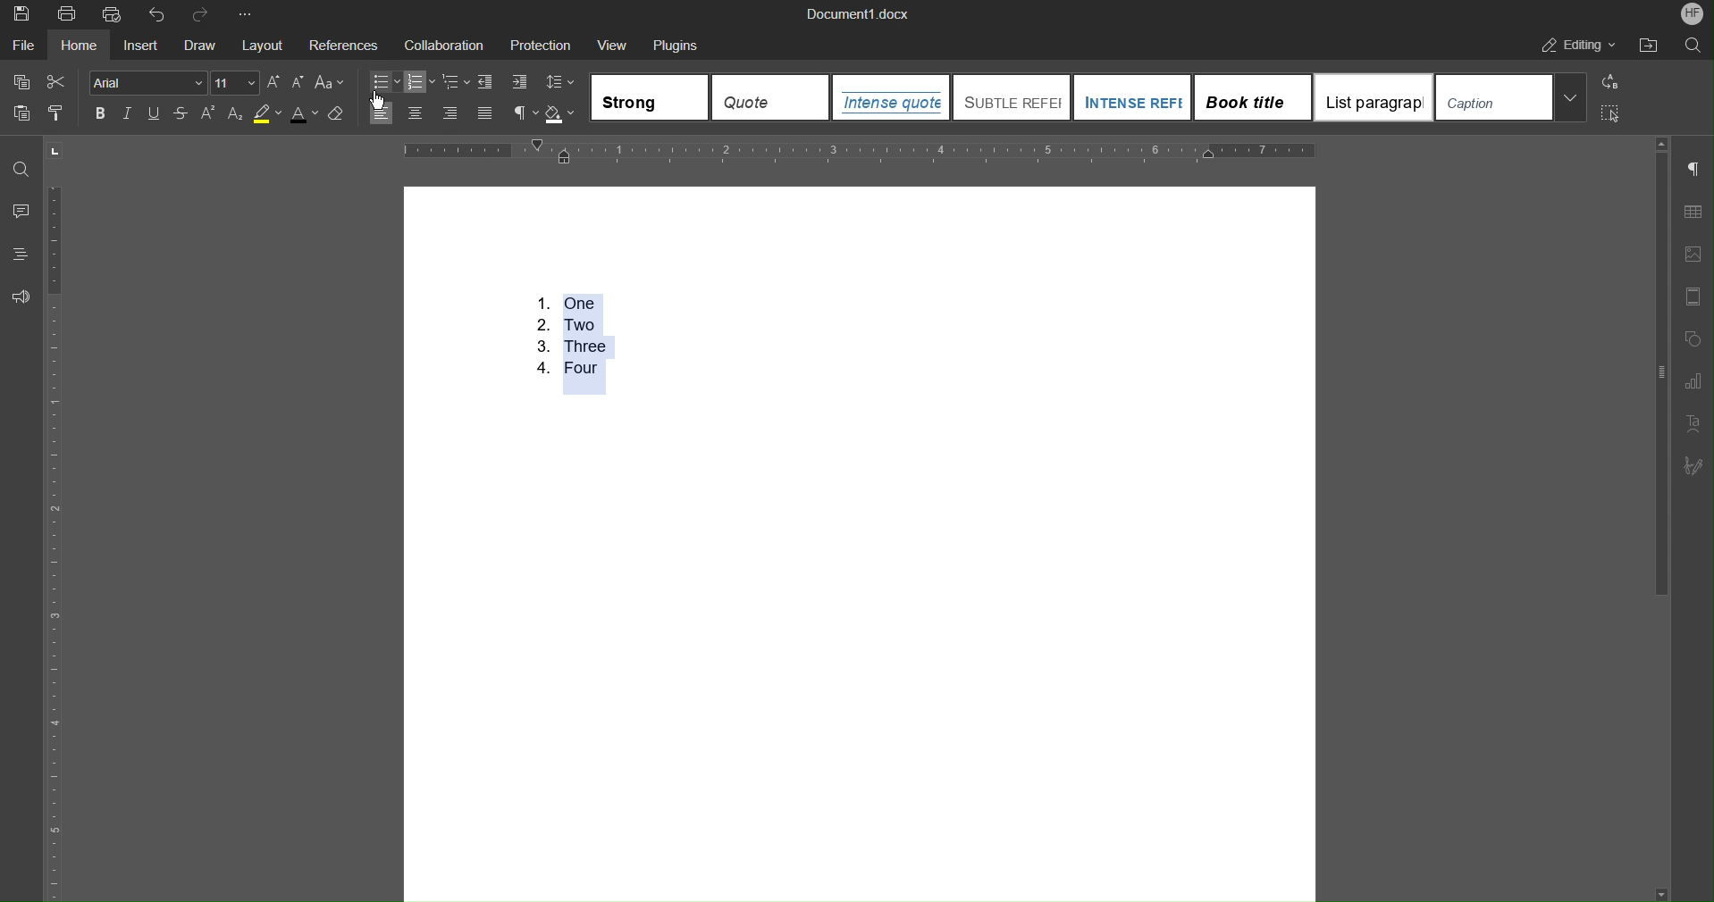 Image resolution: width=1714 pixels, height=902 pixels. What do you see at coordinates (100, 114) in the screenshot?
I see `Bold` at bounding box center [100, 114].